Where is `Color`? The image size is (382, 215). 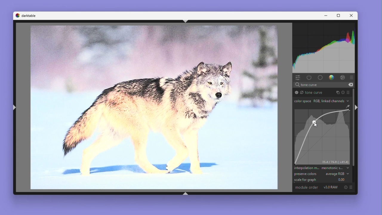 Color is located at coordinates (332, 78).